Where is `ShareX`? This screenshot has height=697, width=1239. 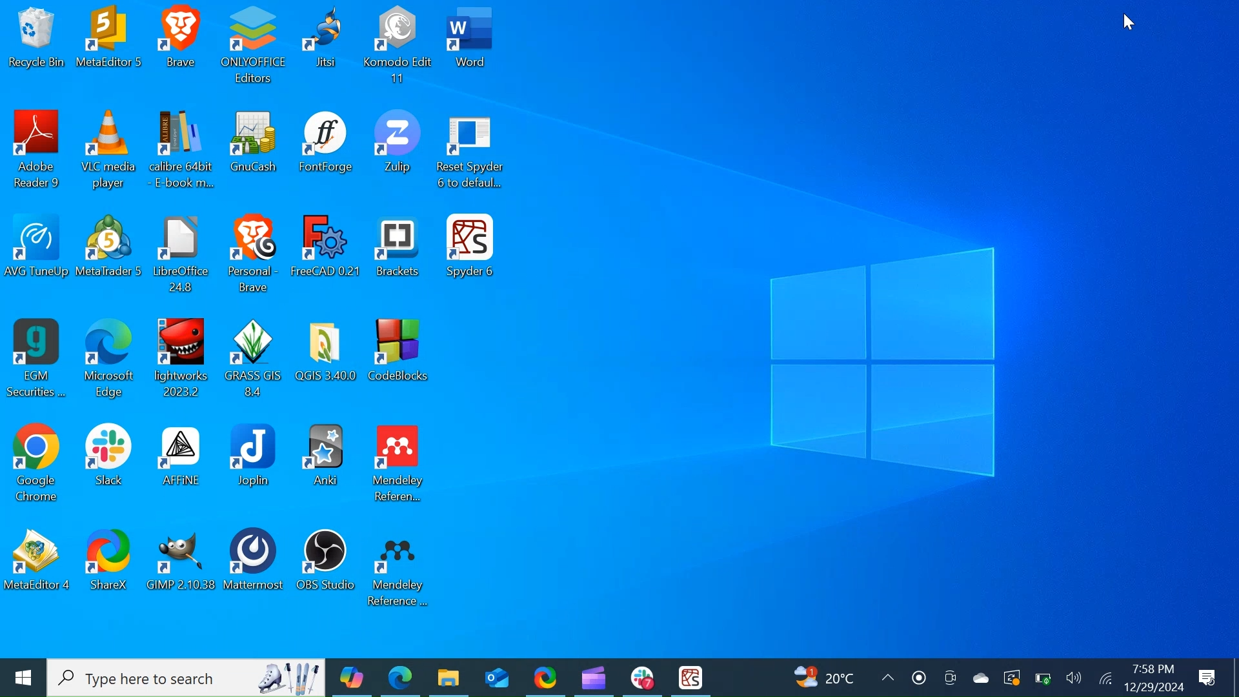
ShareX is located at coordinates (547, 676).